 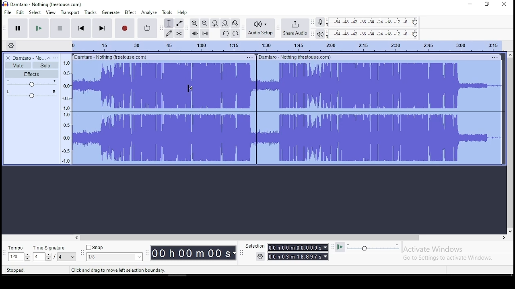 I want to click on menu, so click(x=494, y=57).